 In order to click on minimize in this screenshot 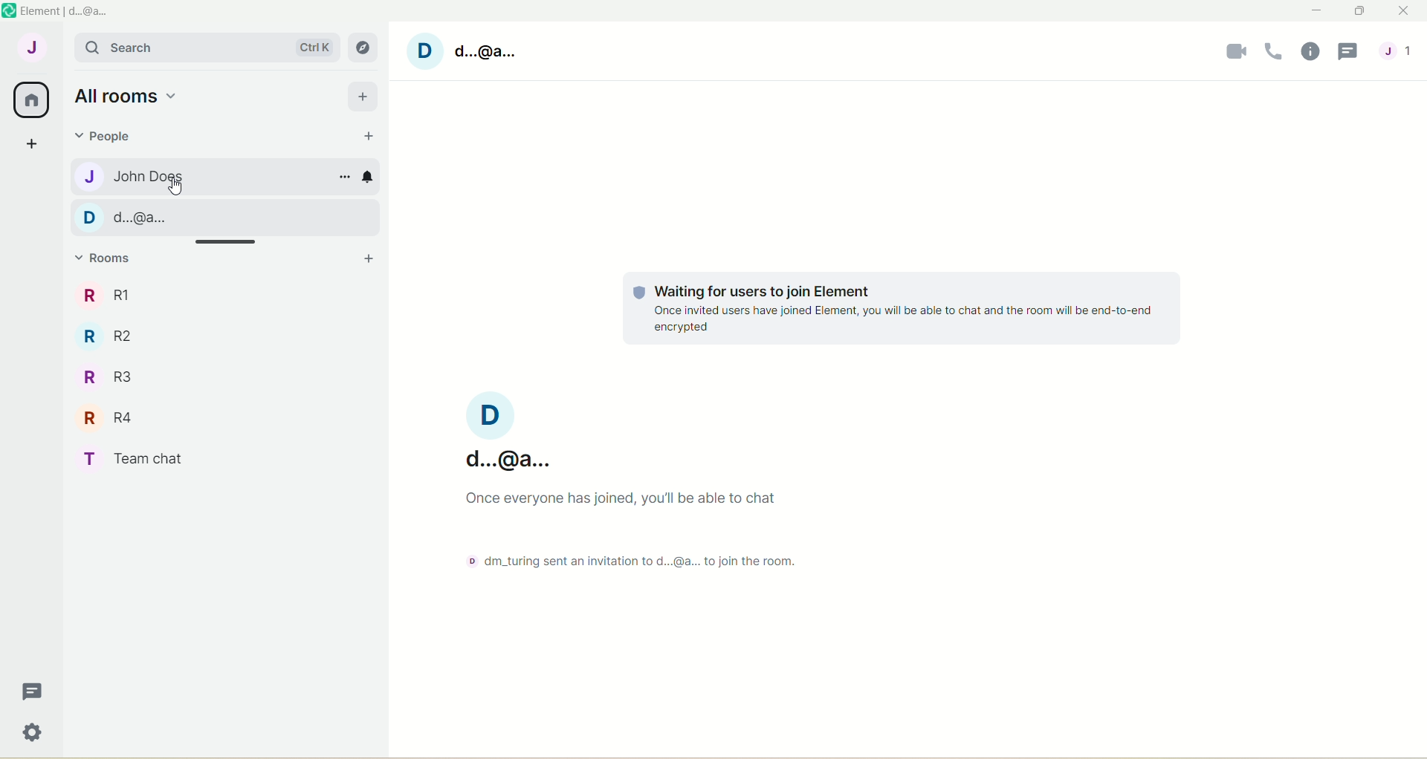, I will do `click(1314, 10)`.